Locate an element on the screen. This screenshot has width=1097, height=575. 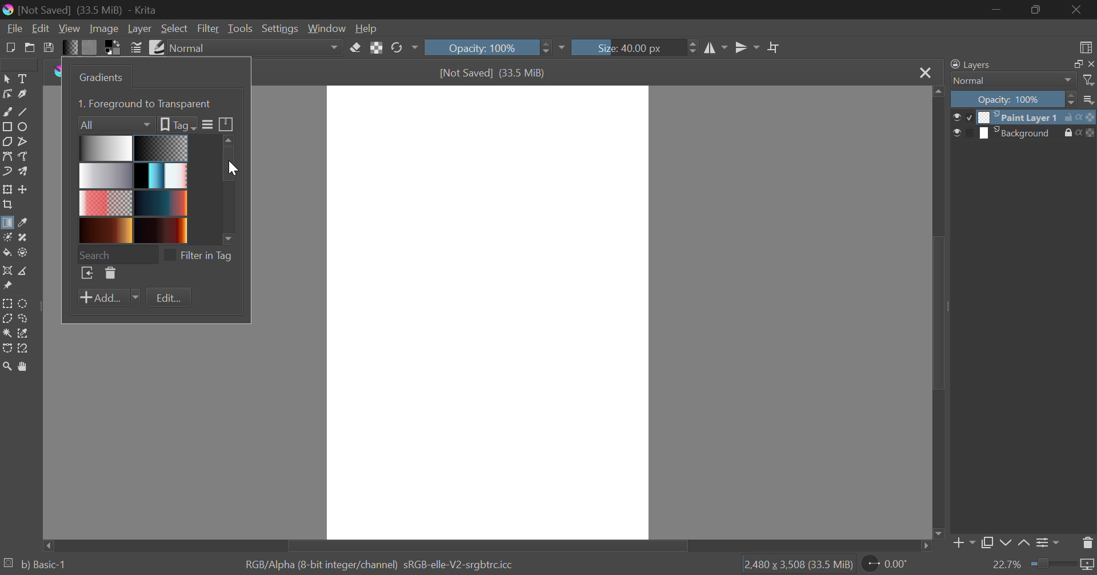
preview is located at coordinates (963, 118).